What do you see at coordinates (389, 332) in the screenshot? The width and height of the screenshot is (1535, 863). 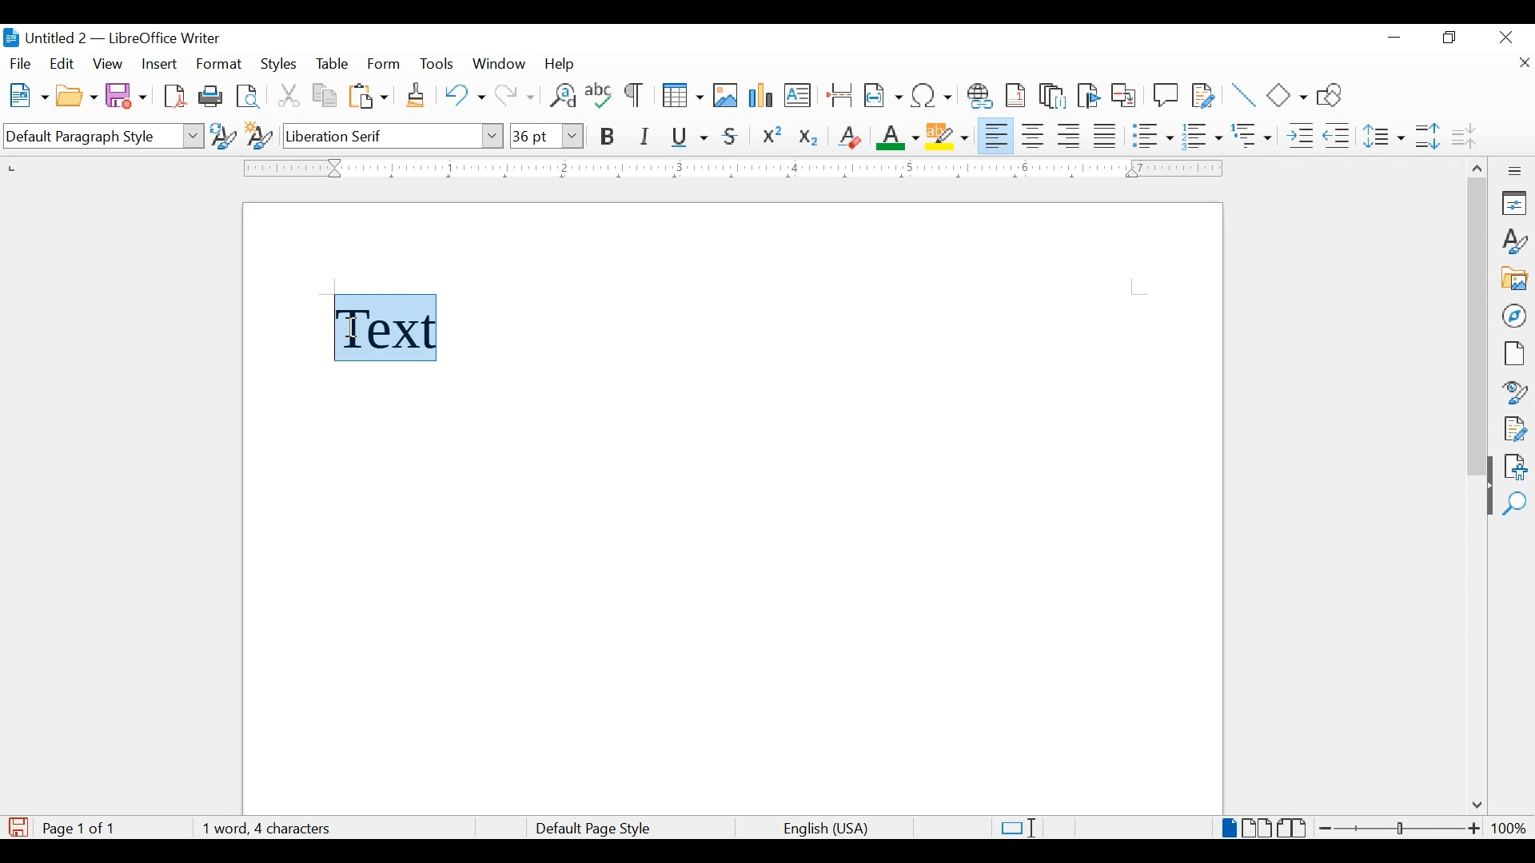 I see `text` at bounding box center [389, 332].